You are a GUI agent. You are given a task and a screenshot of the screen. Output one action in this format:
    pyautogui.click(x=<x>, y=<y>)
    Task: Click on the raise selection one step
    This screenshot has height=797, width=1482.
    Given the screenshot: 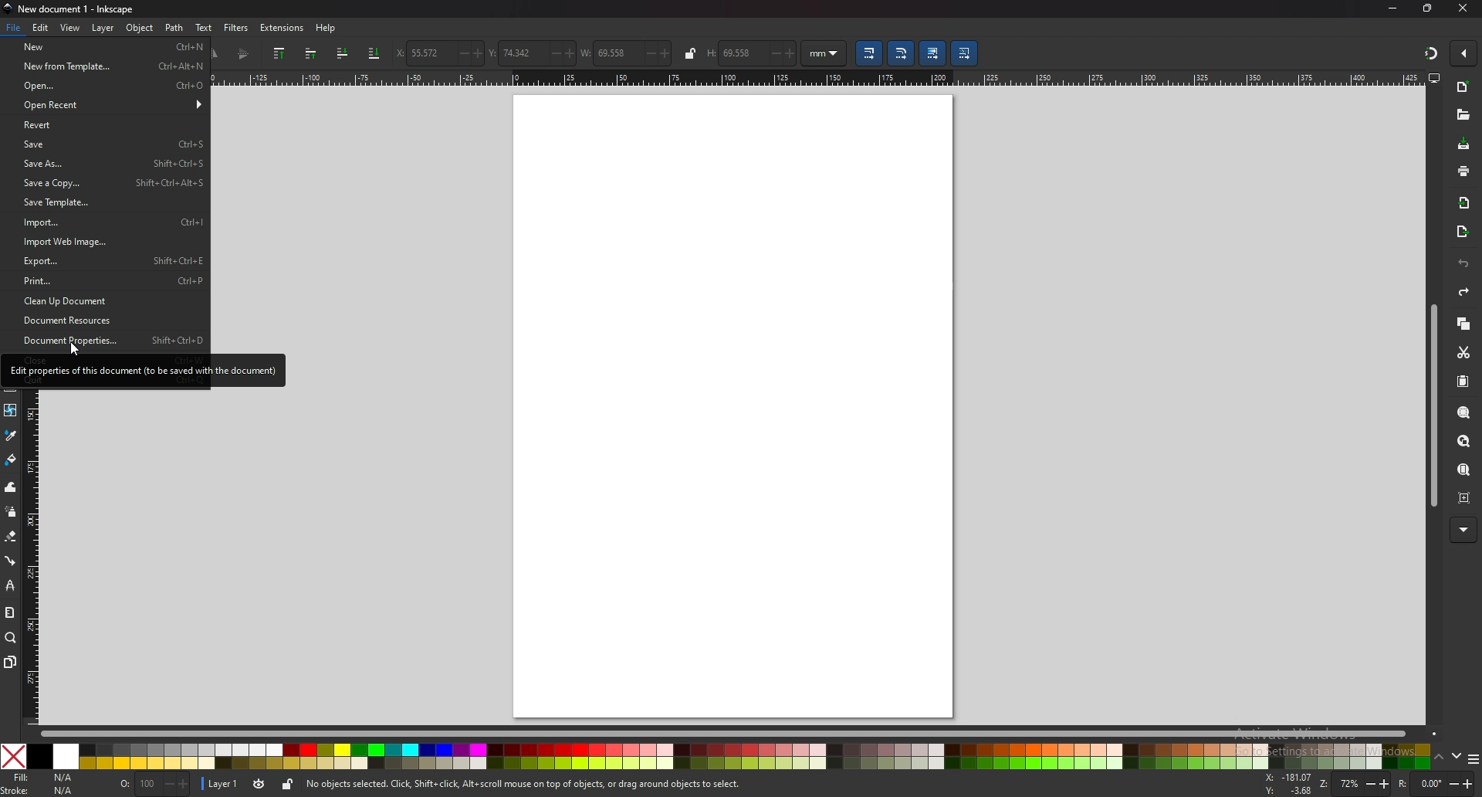 What is the action you would take?
    pyautogui.click(x=313, y=54)
    